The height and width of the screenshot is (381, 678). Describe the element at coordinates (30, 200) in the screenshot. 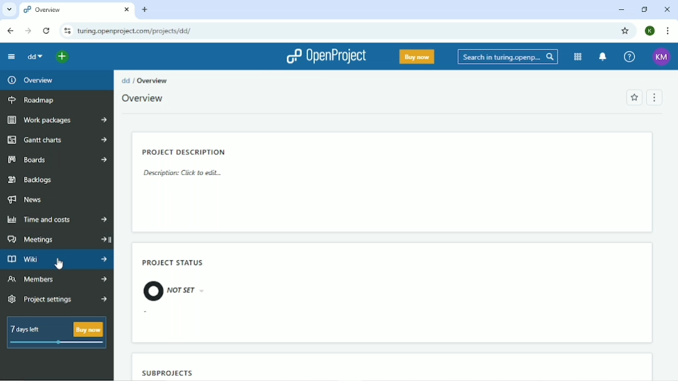

I see `News` at that location.